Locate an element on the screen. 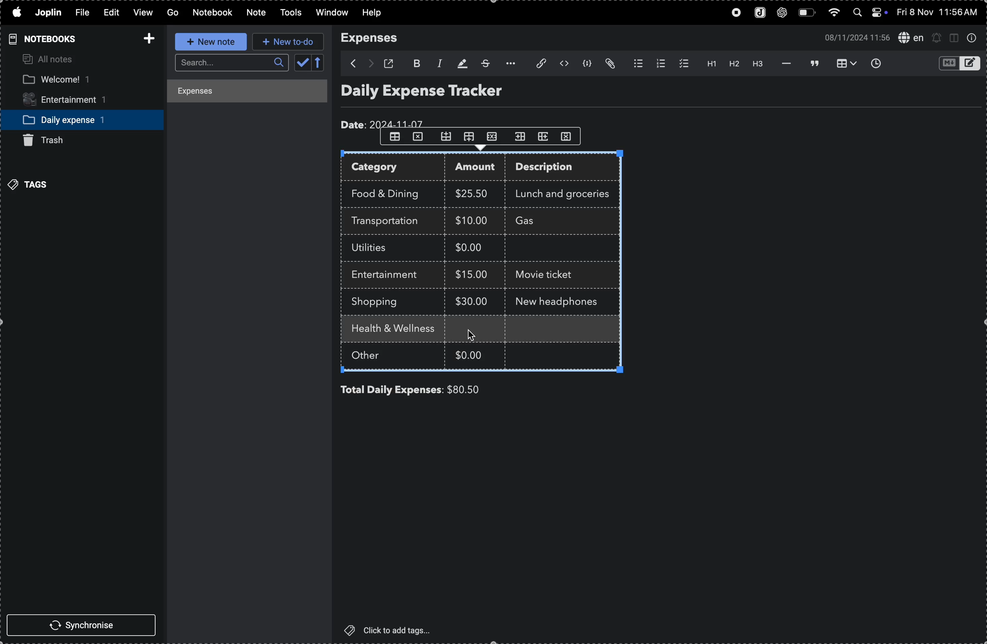 The image size is (987, 644). notebooks is located at coordinates (40, 39).